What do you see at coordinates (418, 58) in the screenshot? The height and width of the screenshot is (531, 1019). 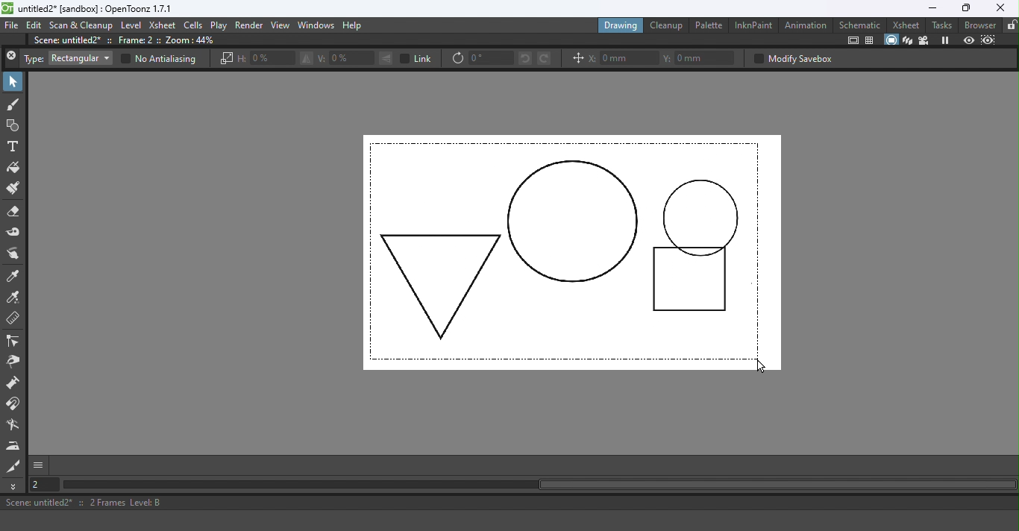 I see `Link` at bounding box center [418, 58].